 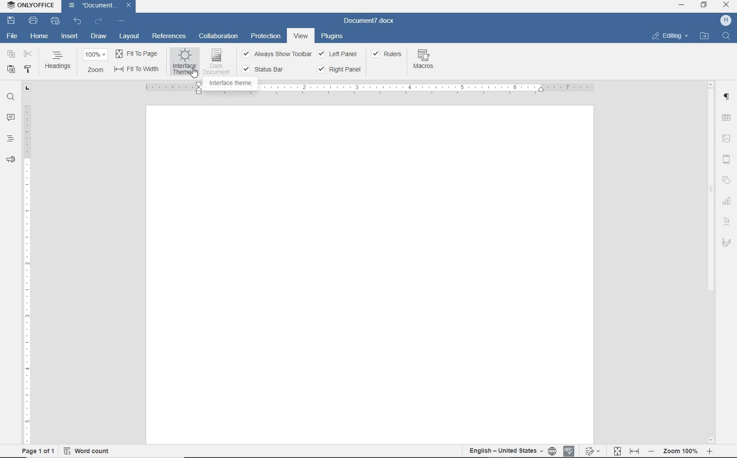 What do you see at coordinates (301, 37) in the screenshot?
I see `VIEW` at bounding box center [301, 37].